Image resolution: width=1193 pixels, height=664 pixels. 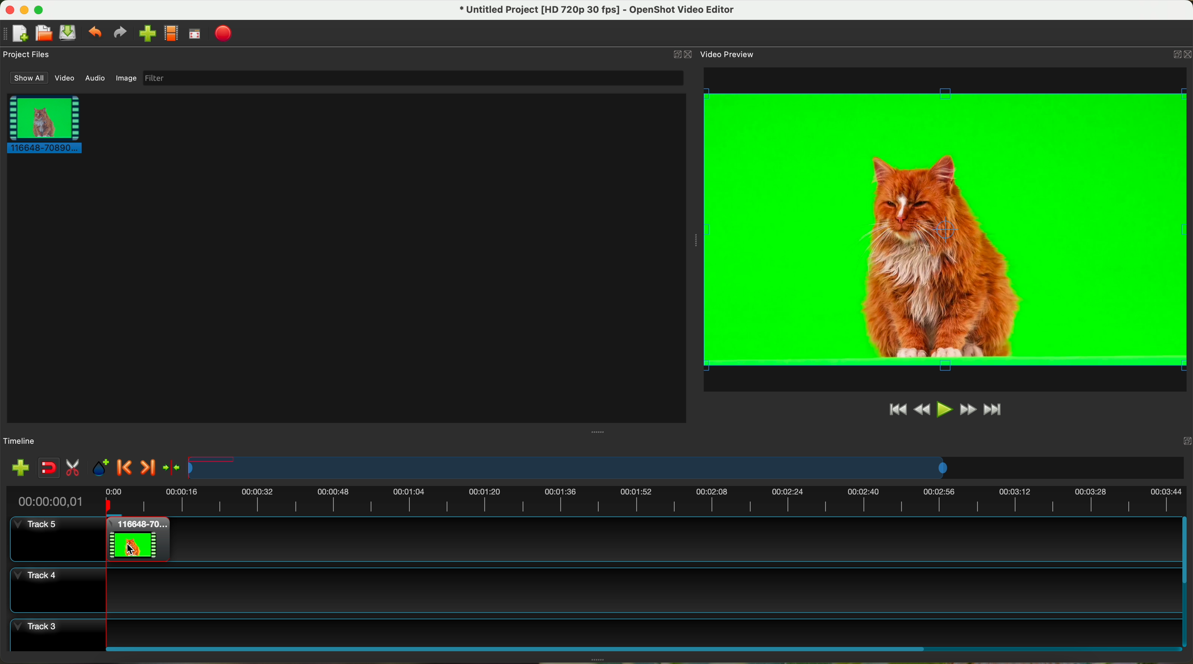 What do you see at coordinates (897, 409) in the screenshot?
I see `jump to start` at bounding box center [897, 409].